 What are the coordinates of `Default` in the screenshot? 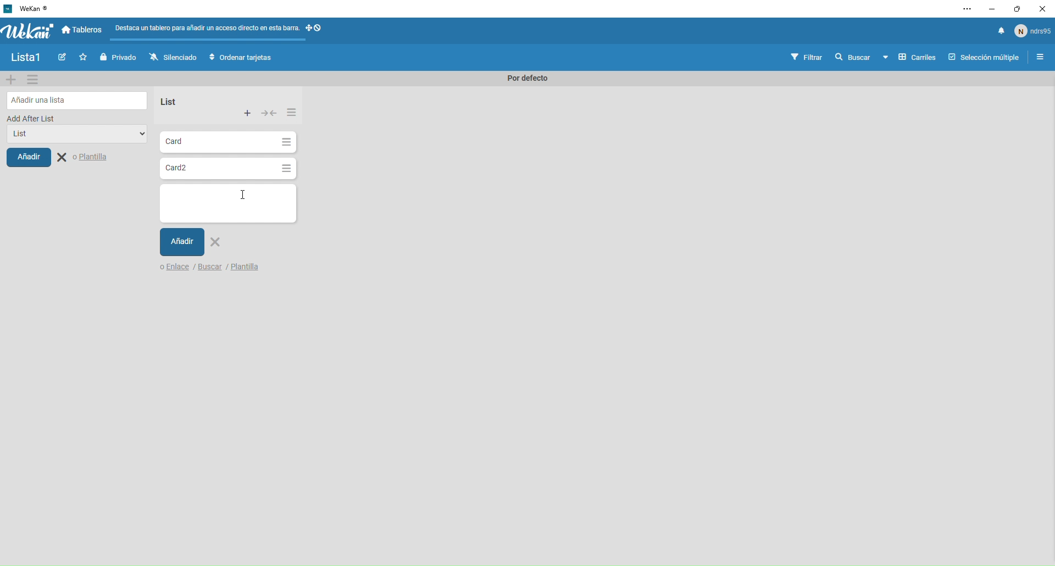 It's located at (524, 79).